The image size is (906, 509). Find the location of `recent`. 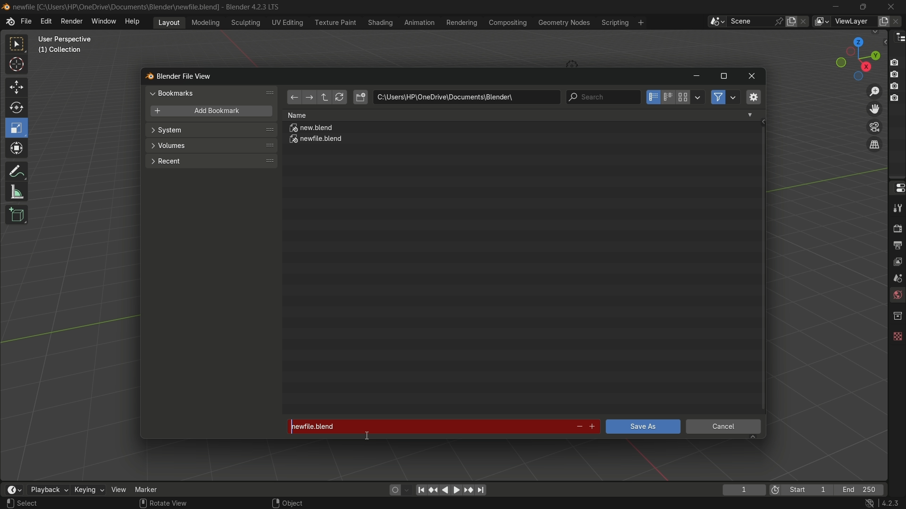

recent is located at coordinates (210, 160).